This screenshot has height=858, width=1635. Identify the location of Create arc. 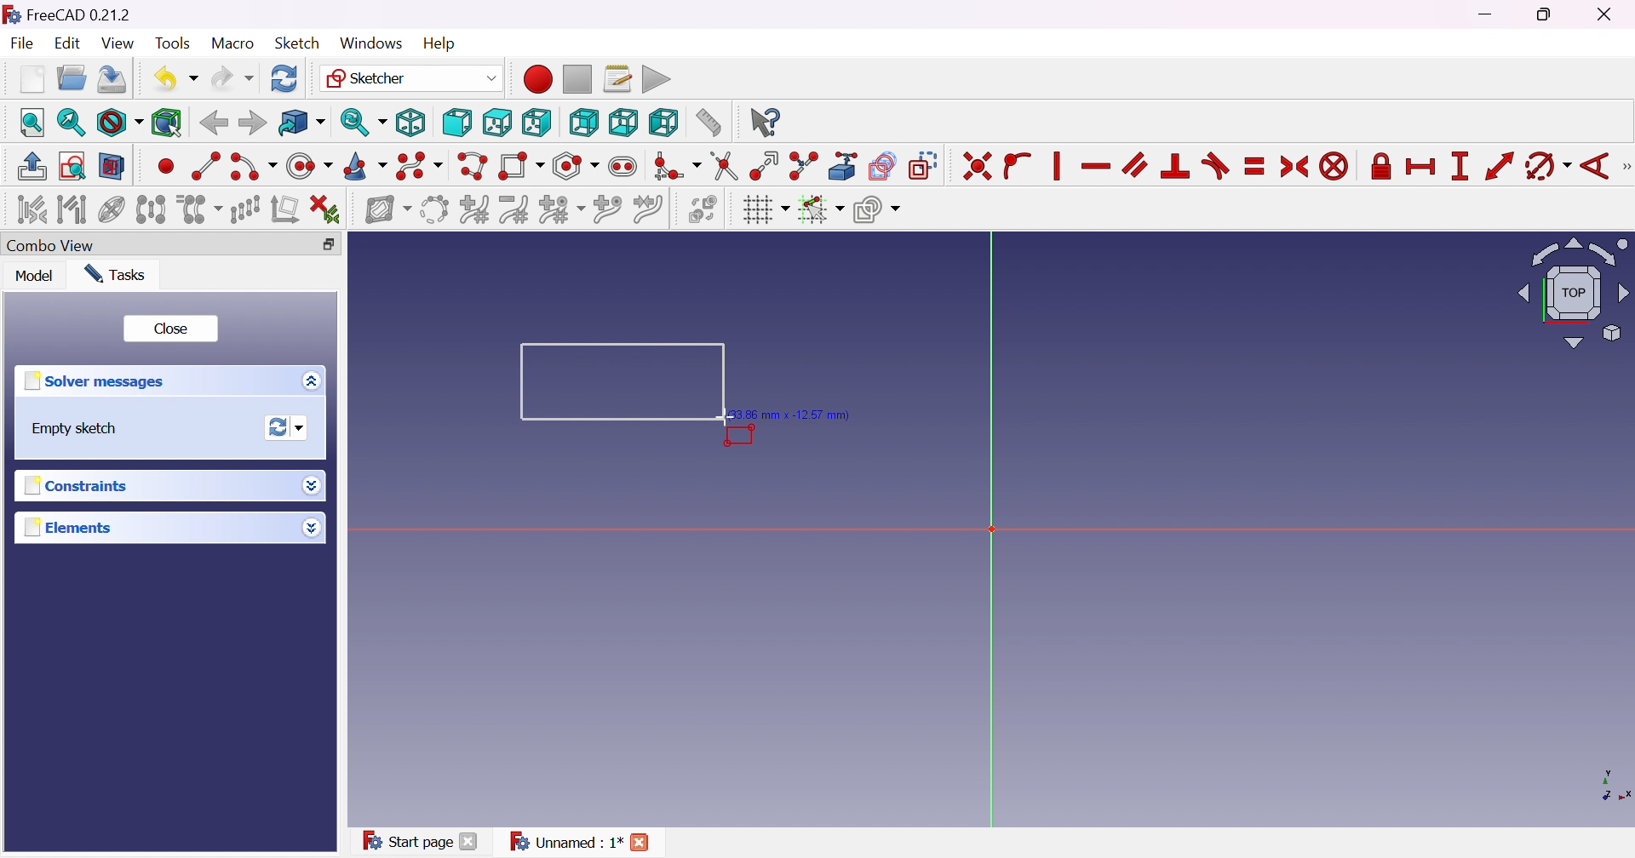
(252, 169).